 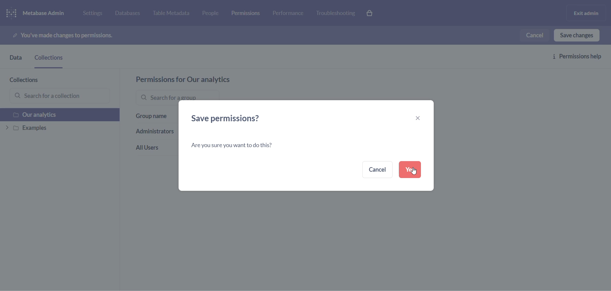 What do you see at coordinates (233, 119) in the screenshot?
I see `heading` at bounding box center [233, 119].